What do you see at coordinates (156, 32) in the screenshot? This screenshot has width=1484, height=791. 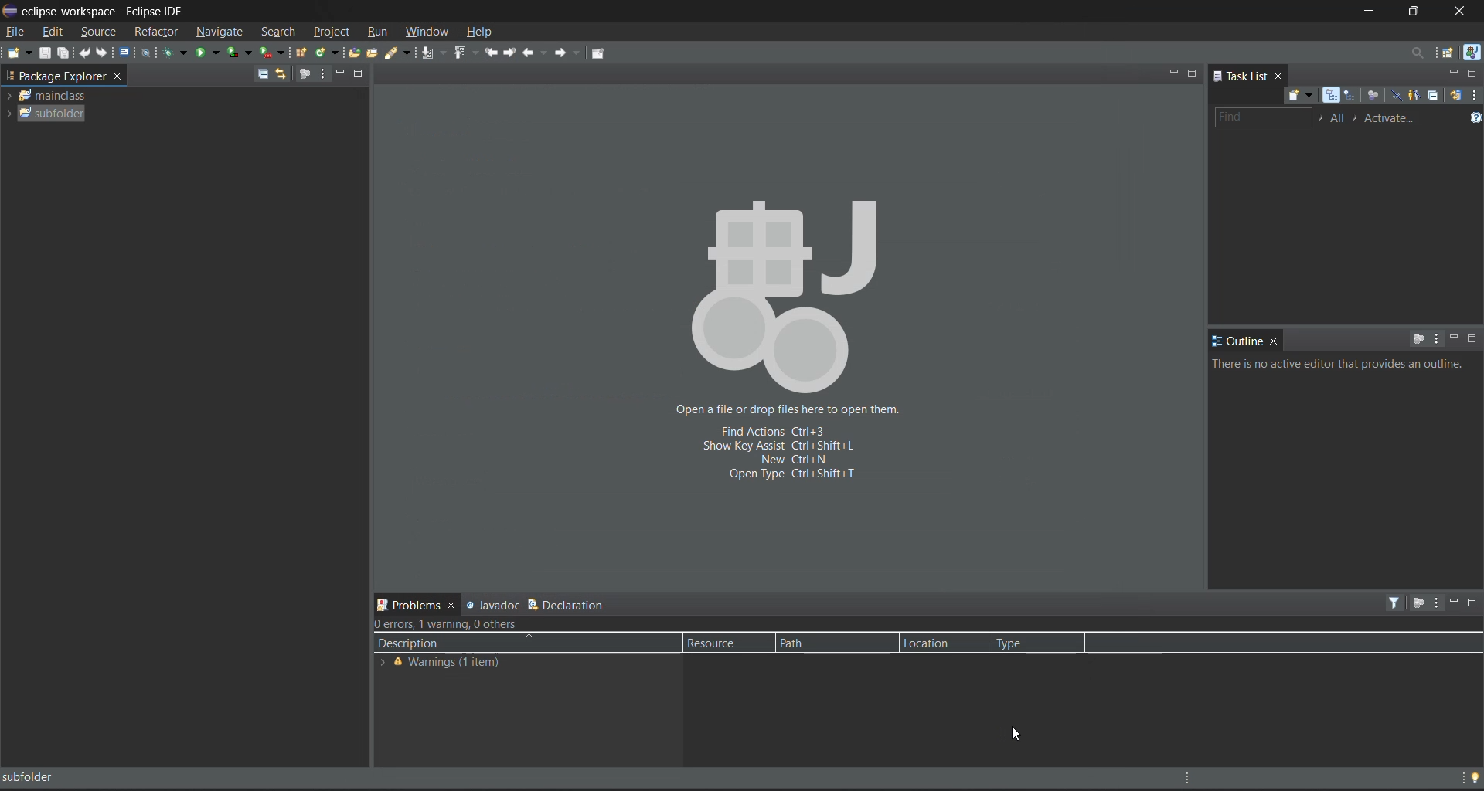 I see `refractor` at bounding box center [156, 32].